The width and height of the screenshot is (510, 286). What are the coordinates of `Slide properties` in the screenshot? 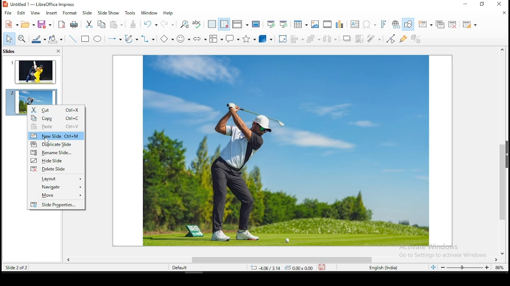 It's located at (56, 205).